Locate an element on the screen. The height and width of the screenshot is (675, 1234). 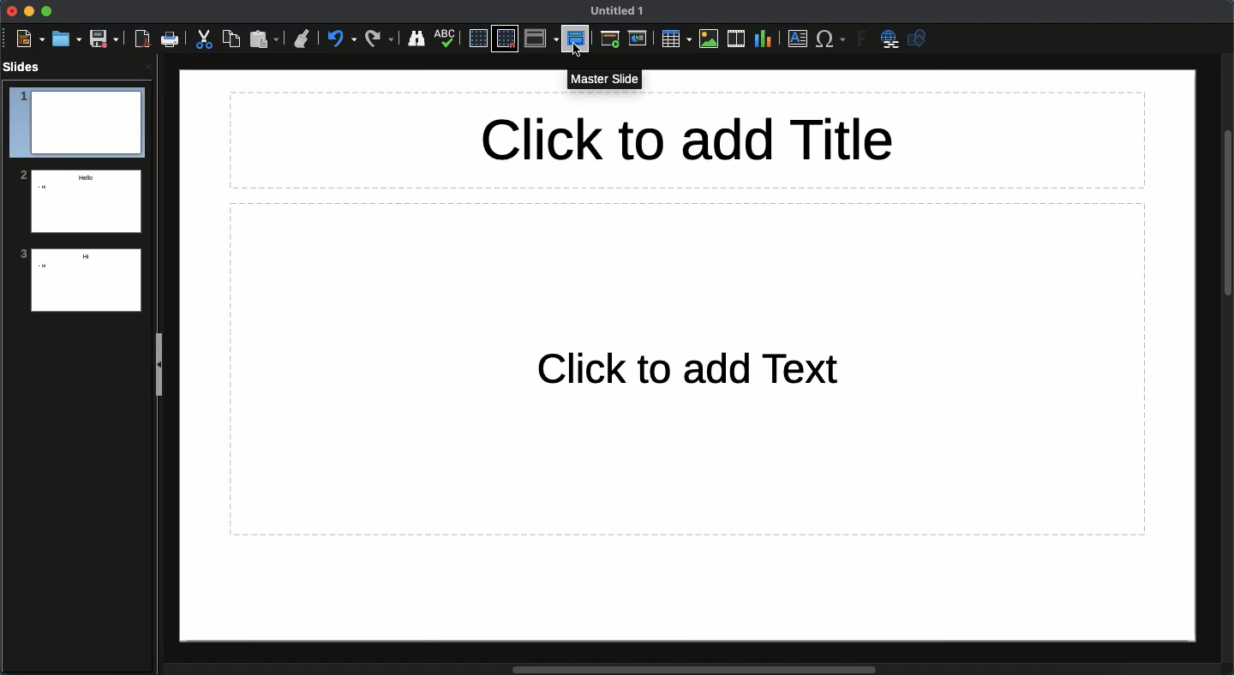
Redo is located at coordinates (380, 39).